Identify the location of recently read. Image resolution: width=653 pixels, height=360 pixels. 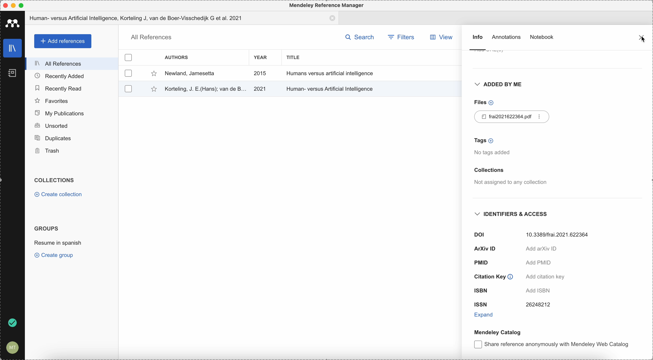
(71, 88).